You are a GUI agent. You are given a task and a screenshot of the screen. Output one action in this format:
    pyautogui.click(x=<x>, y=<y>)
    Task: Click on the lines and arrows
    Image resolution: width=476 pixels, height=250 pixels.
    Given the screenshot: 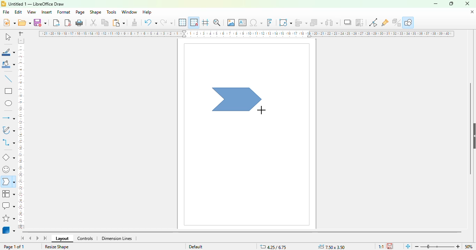 What is the action you would take?
    pyautogui.click(x=8, y=118)
    